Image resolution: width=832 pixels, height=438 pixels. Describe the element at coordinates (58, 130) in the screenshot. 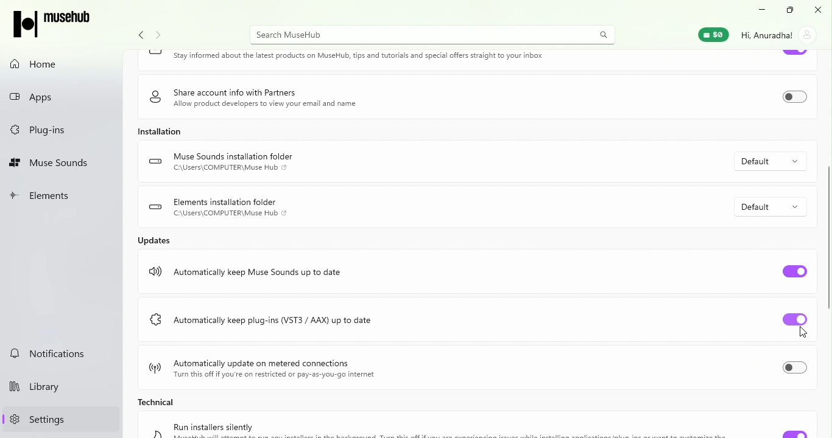

I see `Plug-ins` at that location.